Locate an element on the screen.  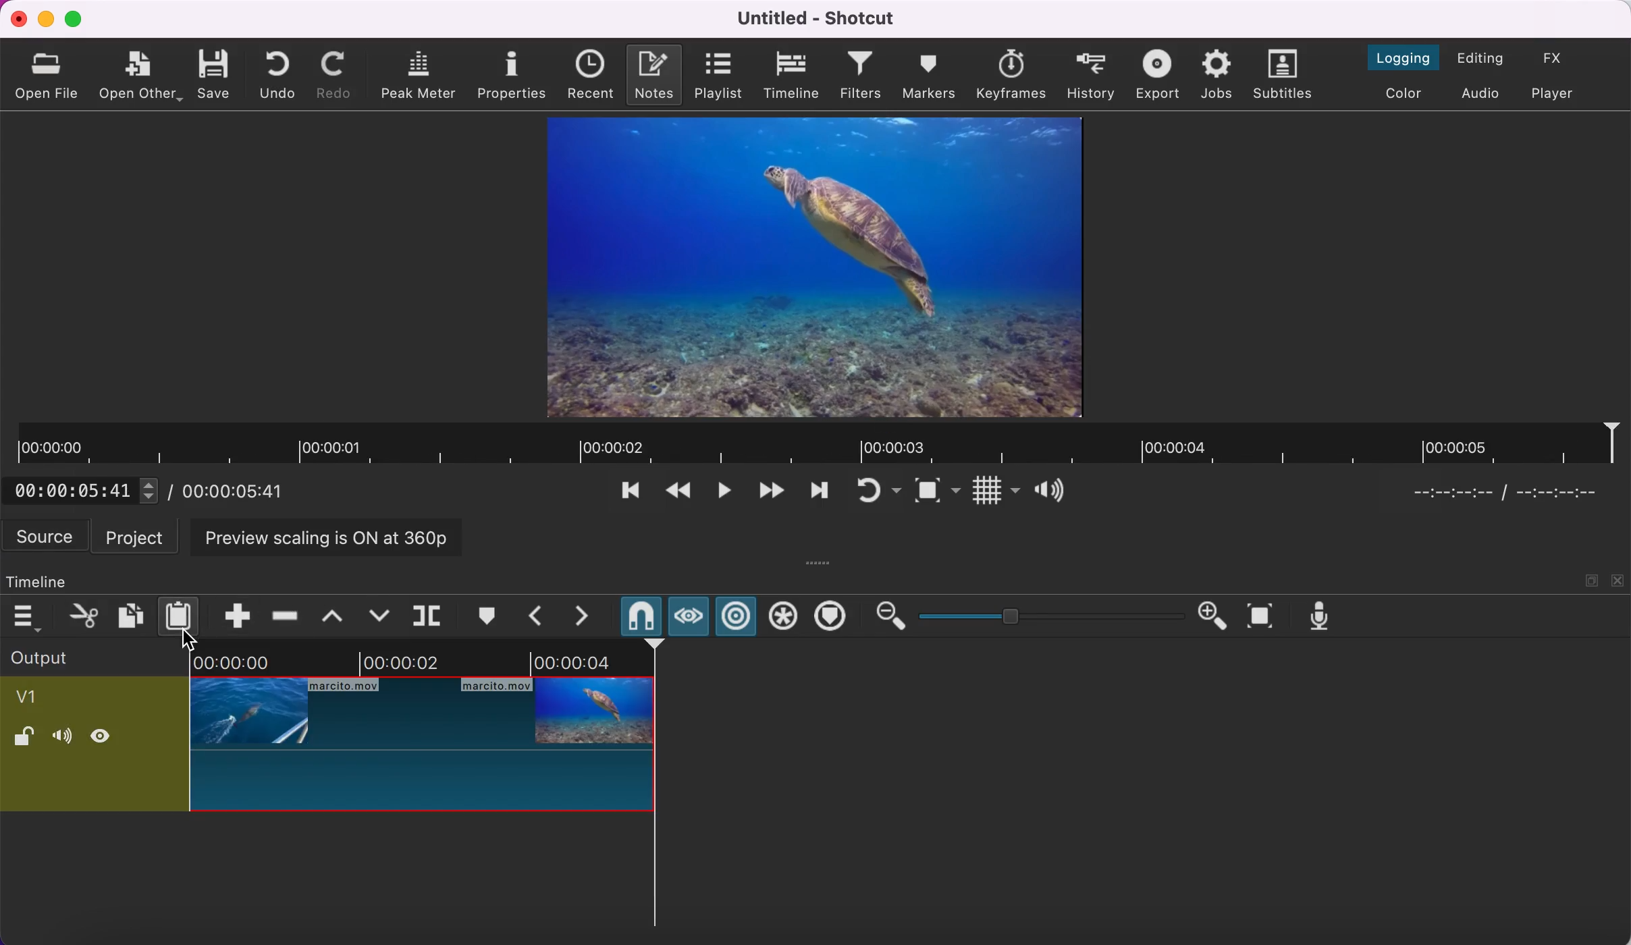
cursor is located at coordinates (191, 632).